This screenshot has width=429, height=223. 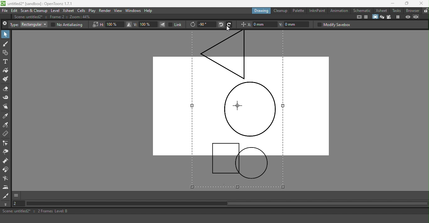 What do you see at coordinates (5, 11) in the screenshot?
I see `File` at bounding box center [5, 11].